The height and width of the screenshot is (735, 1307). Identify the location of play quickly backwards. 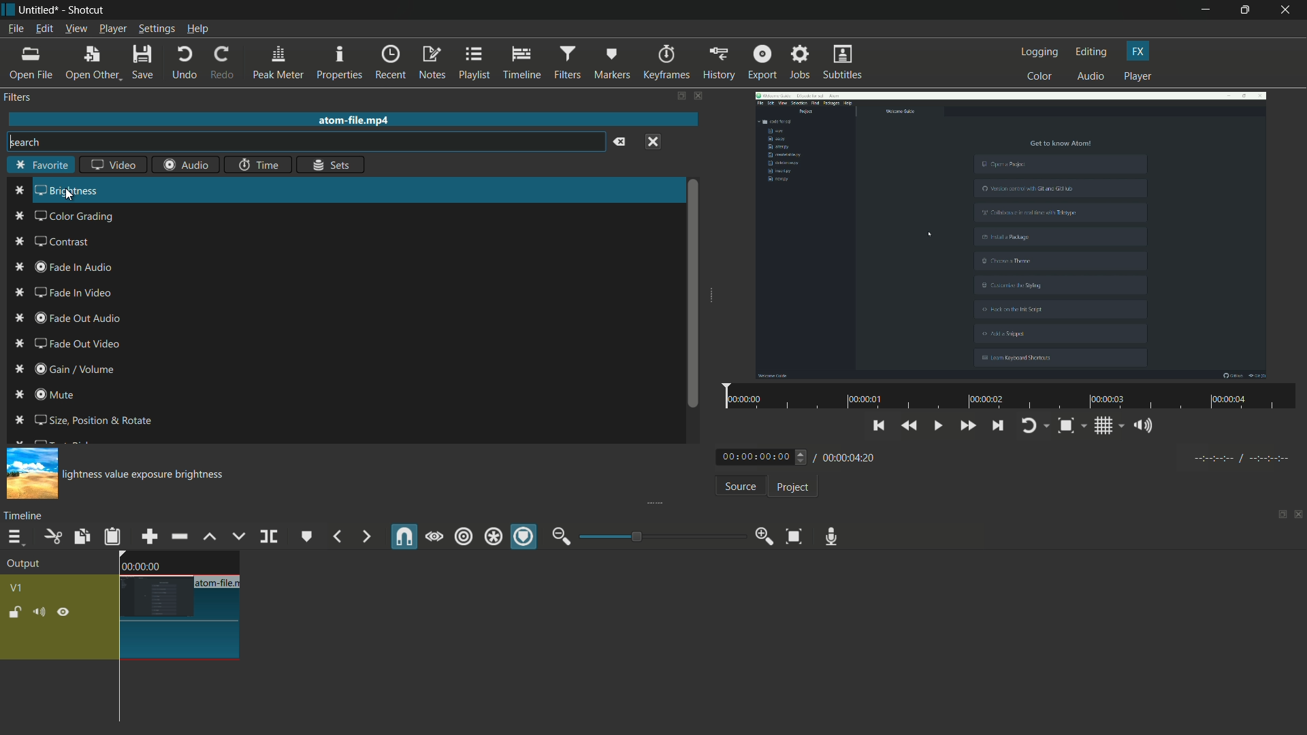
(910, 426).